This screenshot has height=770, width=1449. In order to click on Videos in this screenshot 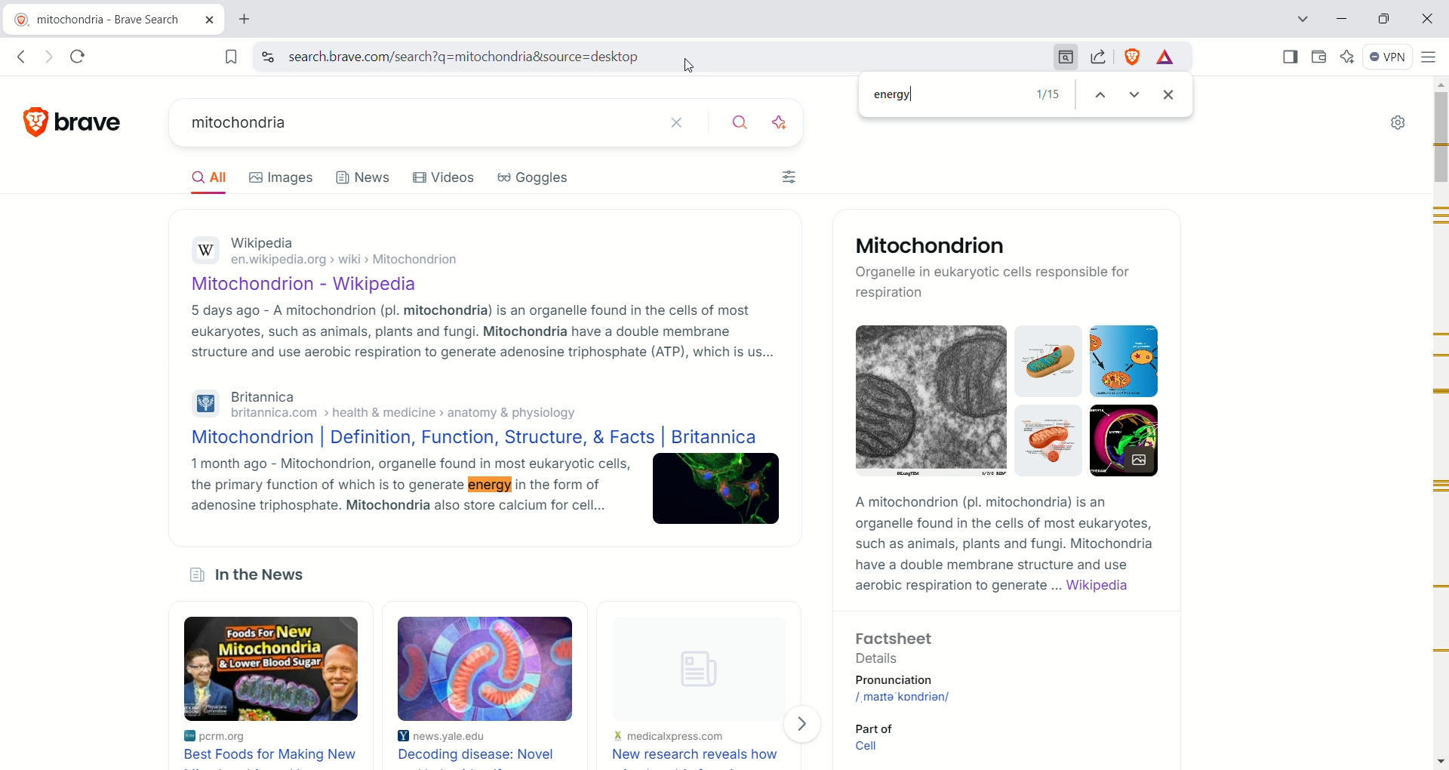, I will do `click(443, 177)`.